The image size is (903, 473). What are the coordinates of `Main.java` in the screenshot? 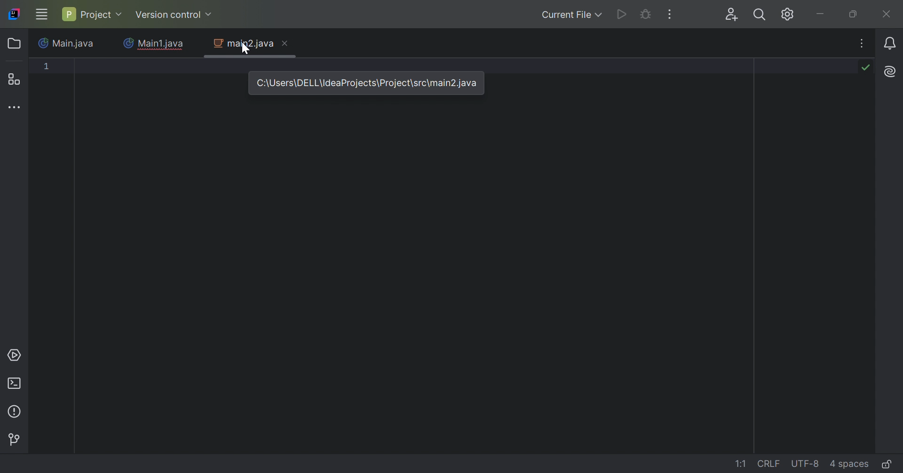 It's located at (67, 44).